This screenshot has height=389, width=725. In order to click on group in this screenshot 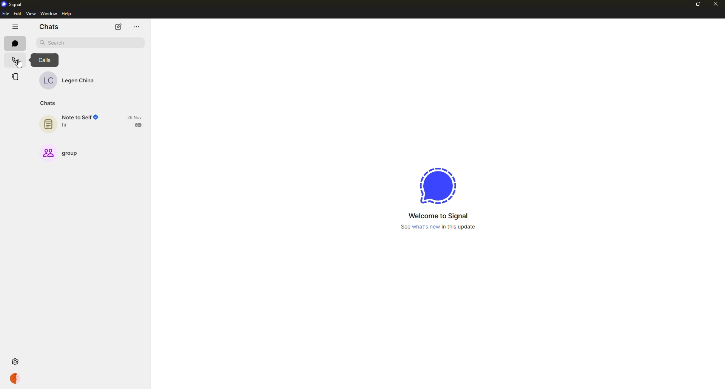, I will do `click(67, 152)`.